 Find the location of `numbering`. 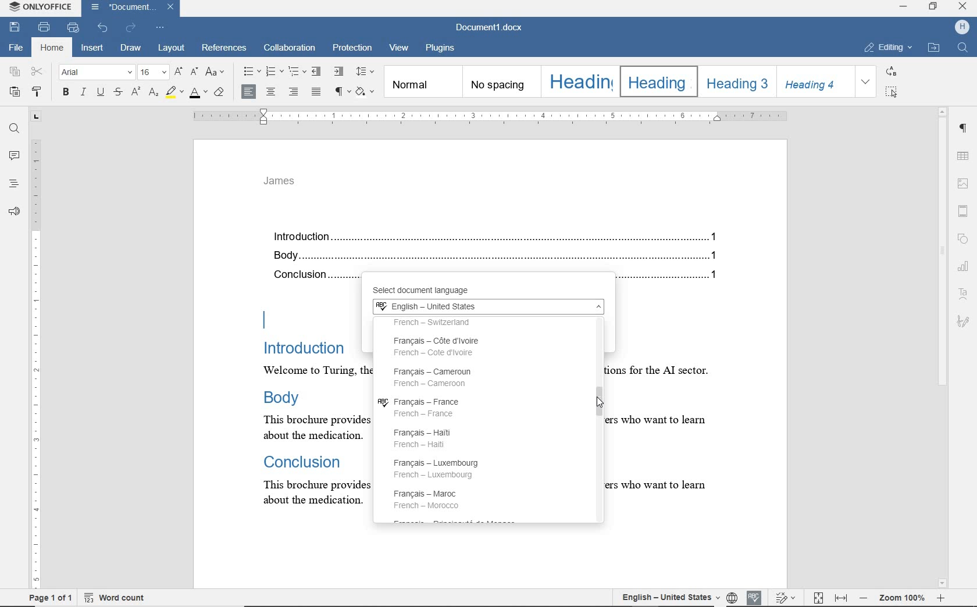

numbering is located at coordinates (275, 72).